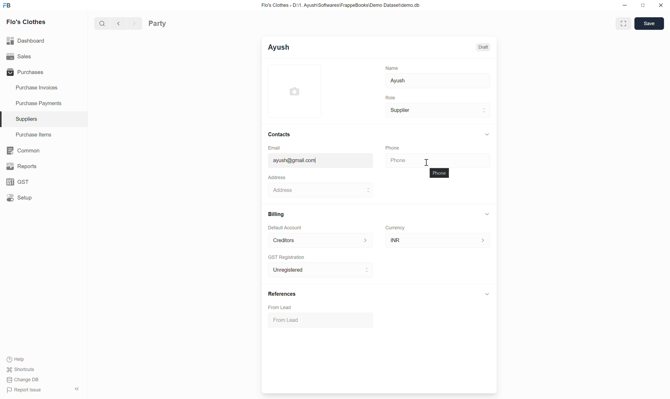 The height and width of the screenshot is (399, 670). What do you see at coordinates (286, 257) in the screenshot?
I see `GST Registration` at bounding box center [286, 257].